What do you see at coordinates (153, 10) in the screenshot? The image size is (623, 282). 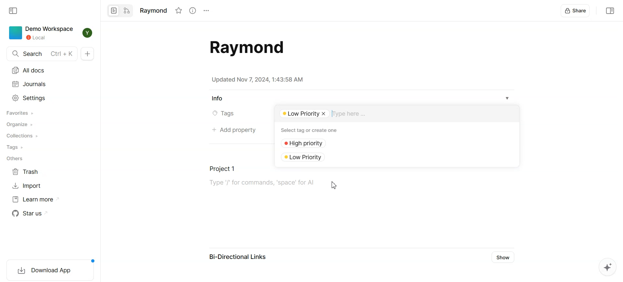 I see `Raymond` at bounding box center [153, 10].